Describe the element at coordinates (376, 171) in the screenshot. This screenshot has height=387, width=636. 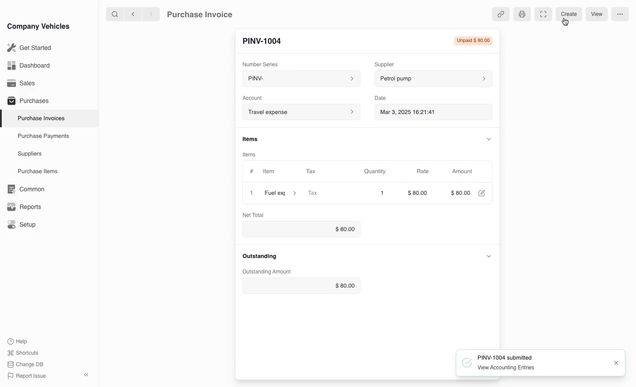
I see `Quantity` at that location.